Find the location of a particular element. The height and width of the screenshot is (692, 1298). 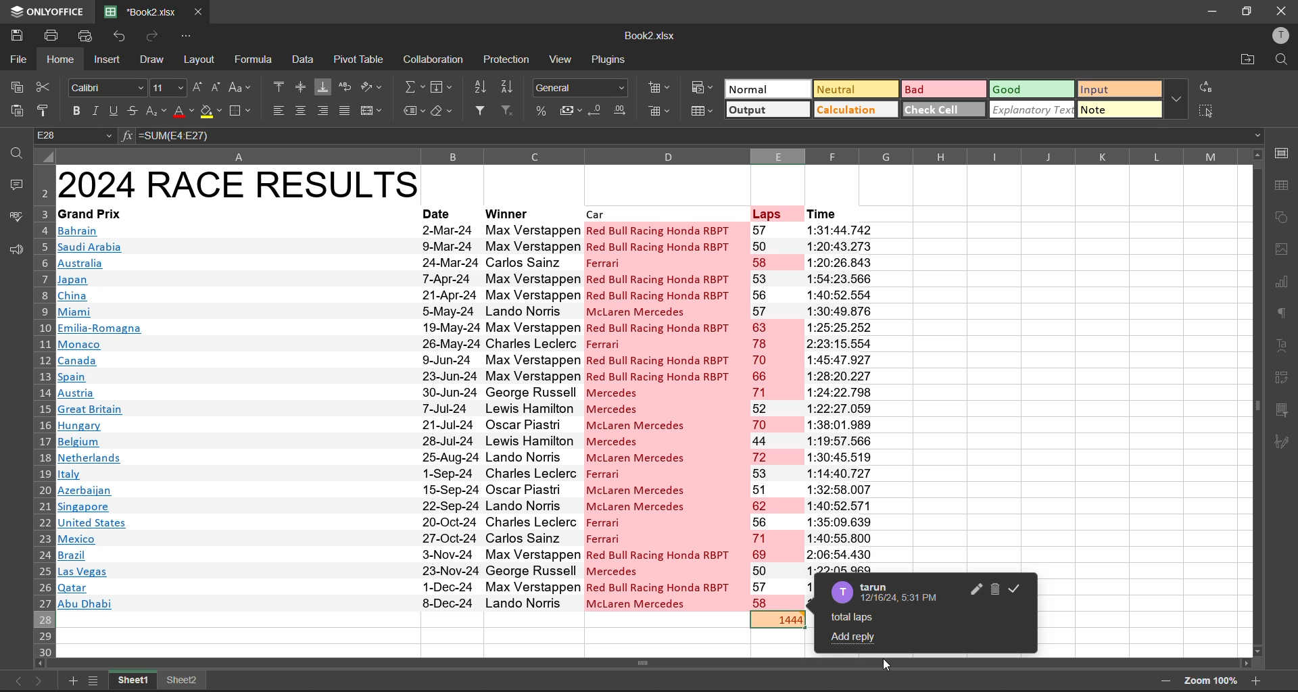

remove cells is located at coordinates (660, 112).